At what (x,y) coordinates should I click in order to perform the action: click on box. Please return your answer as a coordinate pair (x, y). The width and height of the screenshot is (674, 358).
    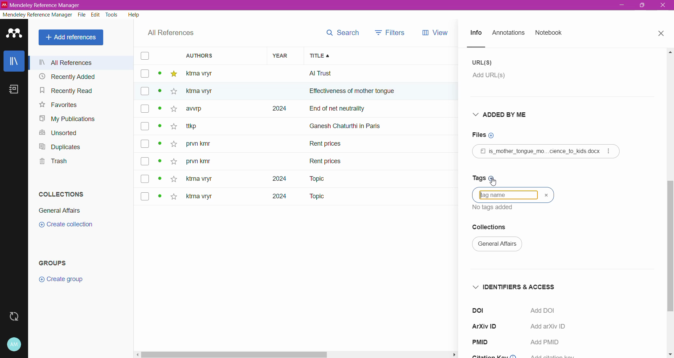
    Looking at the image, I should click on (145, 195).